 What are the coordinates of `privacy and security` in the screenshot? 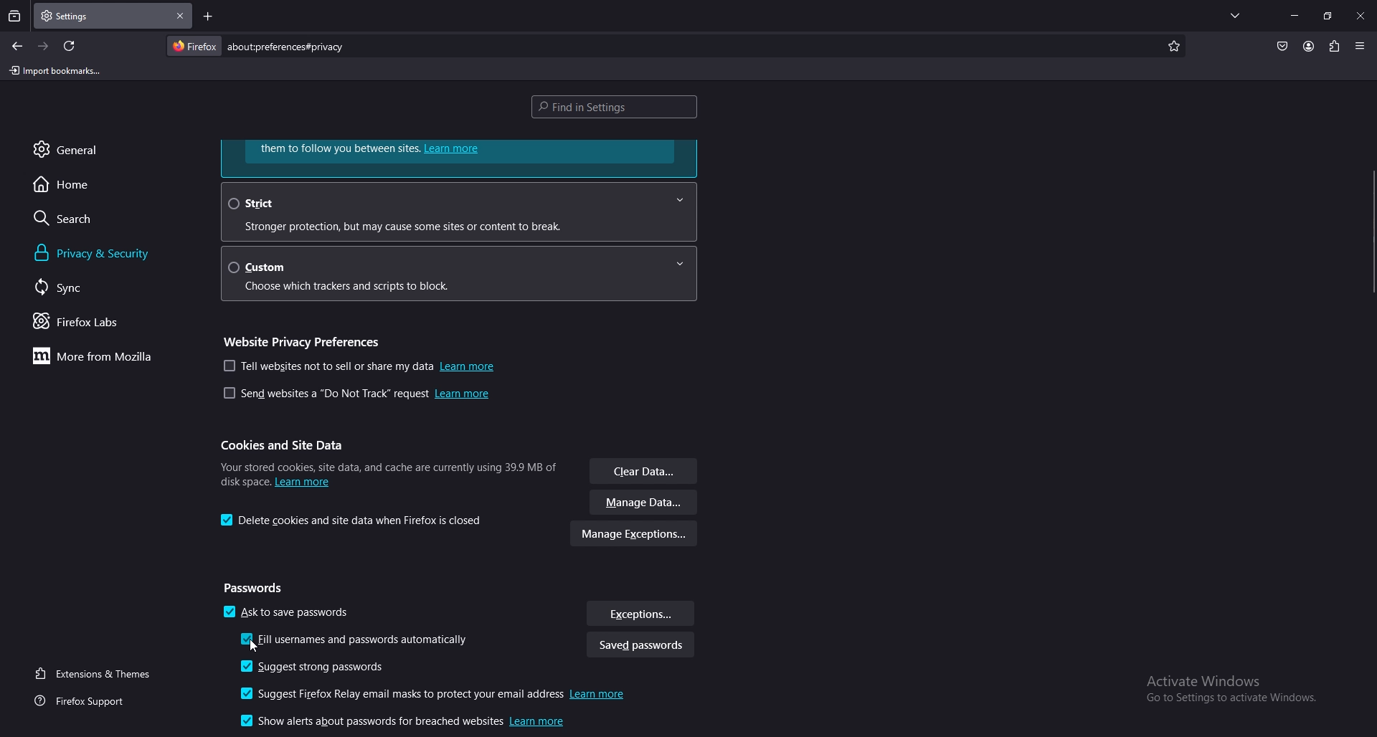 It's located at (117, 253).